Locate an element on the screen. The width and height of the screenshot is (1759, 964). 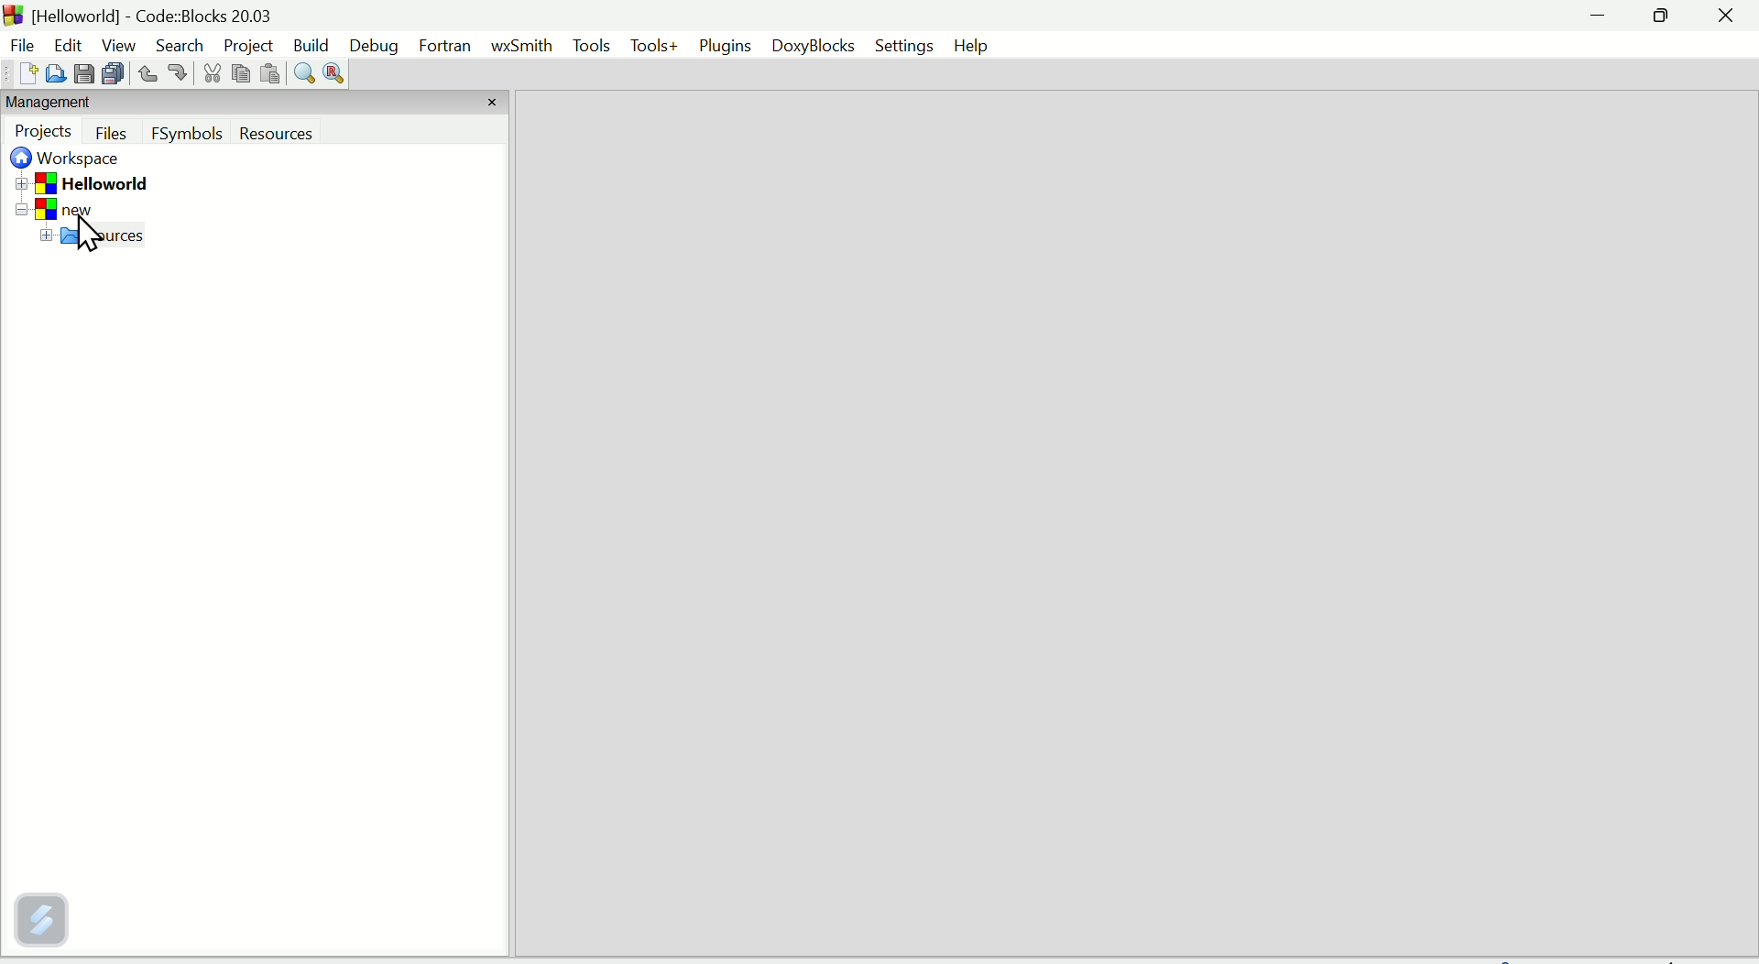
View is located at coordinates (115, 44).